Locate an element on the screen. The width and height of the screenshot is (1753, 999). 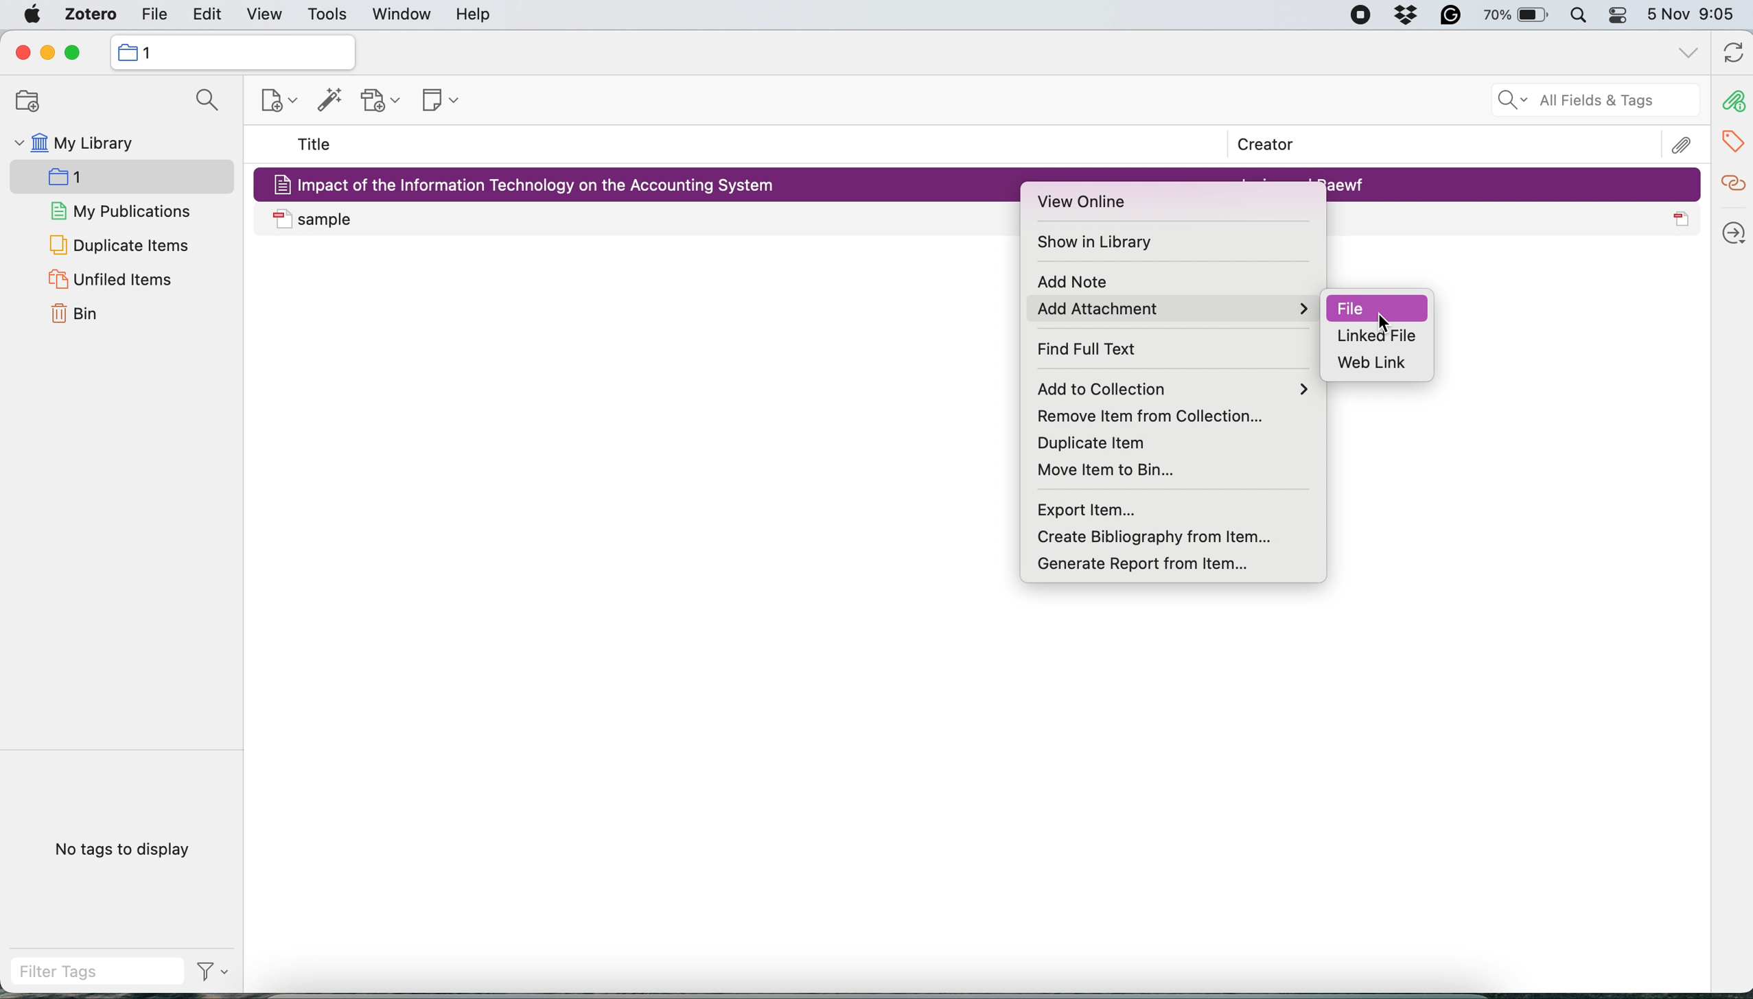
my library is located at coordinates (73, 145).